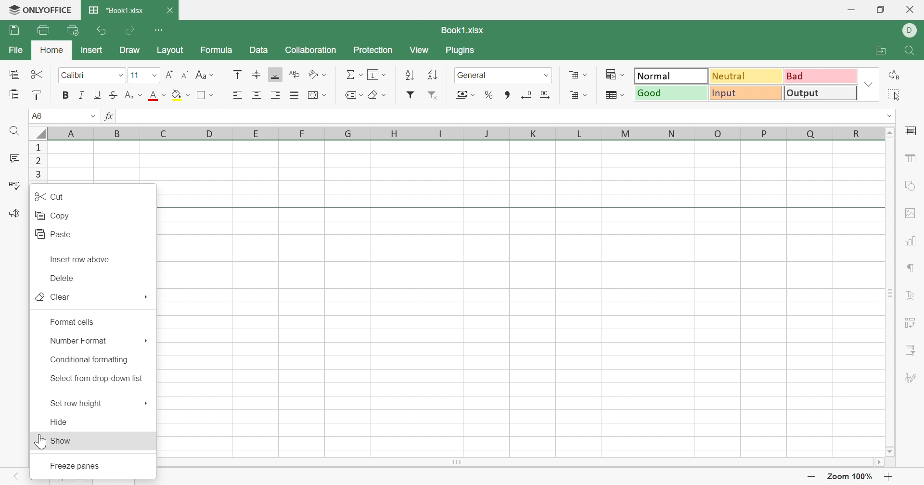 This screenshot has height=485, width=924. What do you see at coordinates (911, 30) in the screenshot?
I see `DELL` at bounding box center [911, 30].